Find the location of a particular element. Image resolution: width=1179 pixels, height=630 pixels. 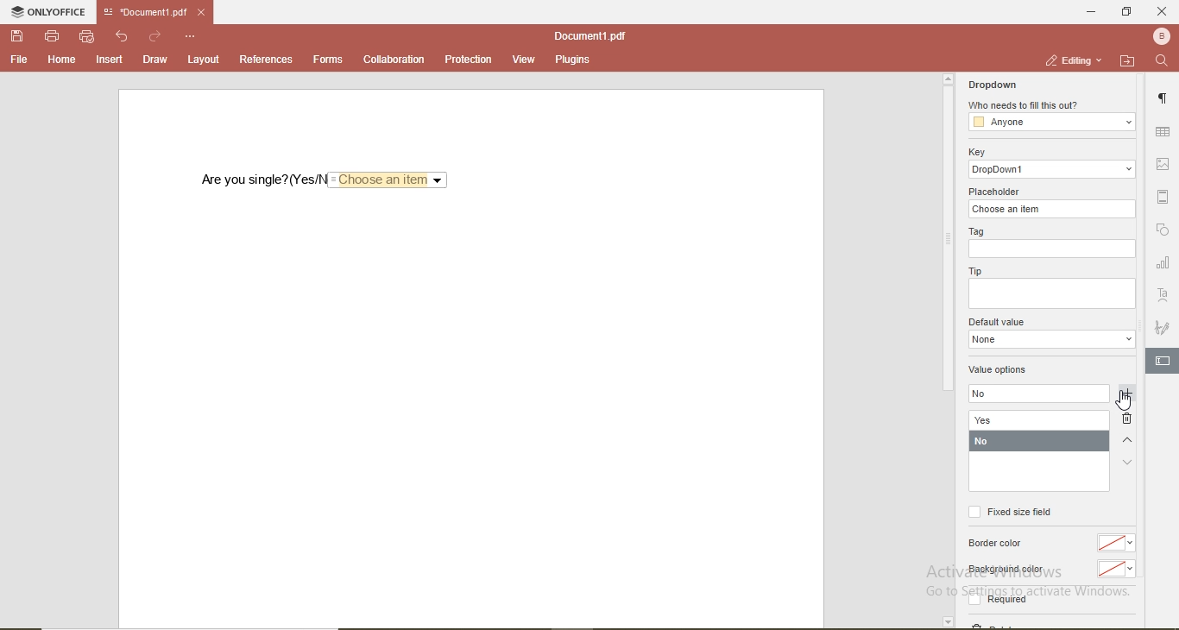

insert is located at coordinates (110, 61).